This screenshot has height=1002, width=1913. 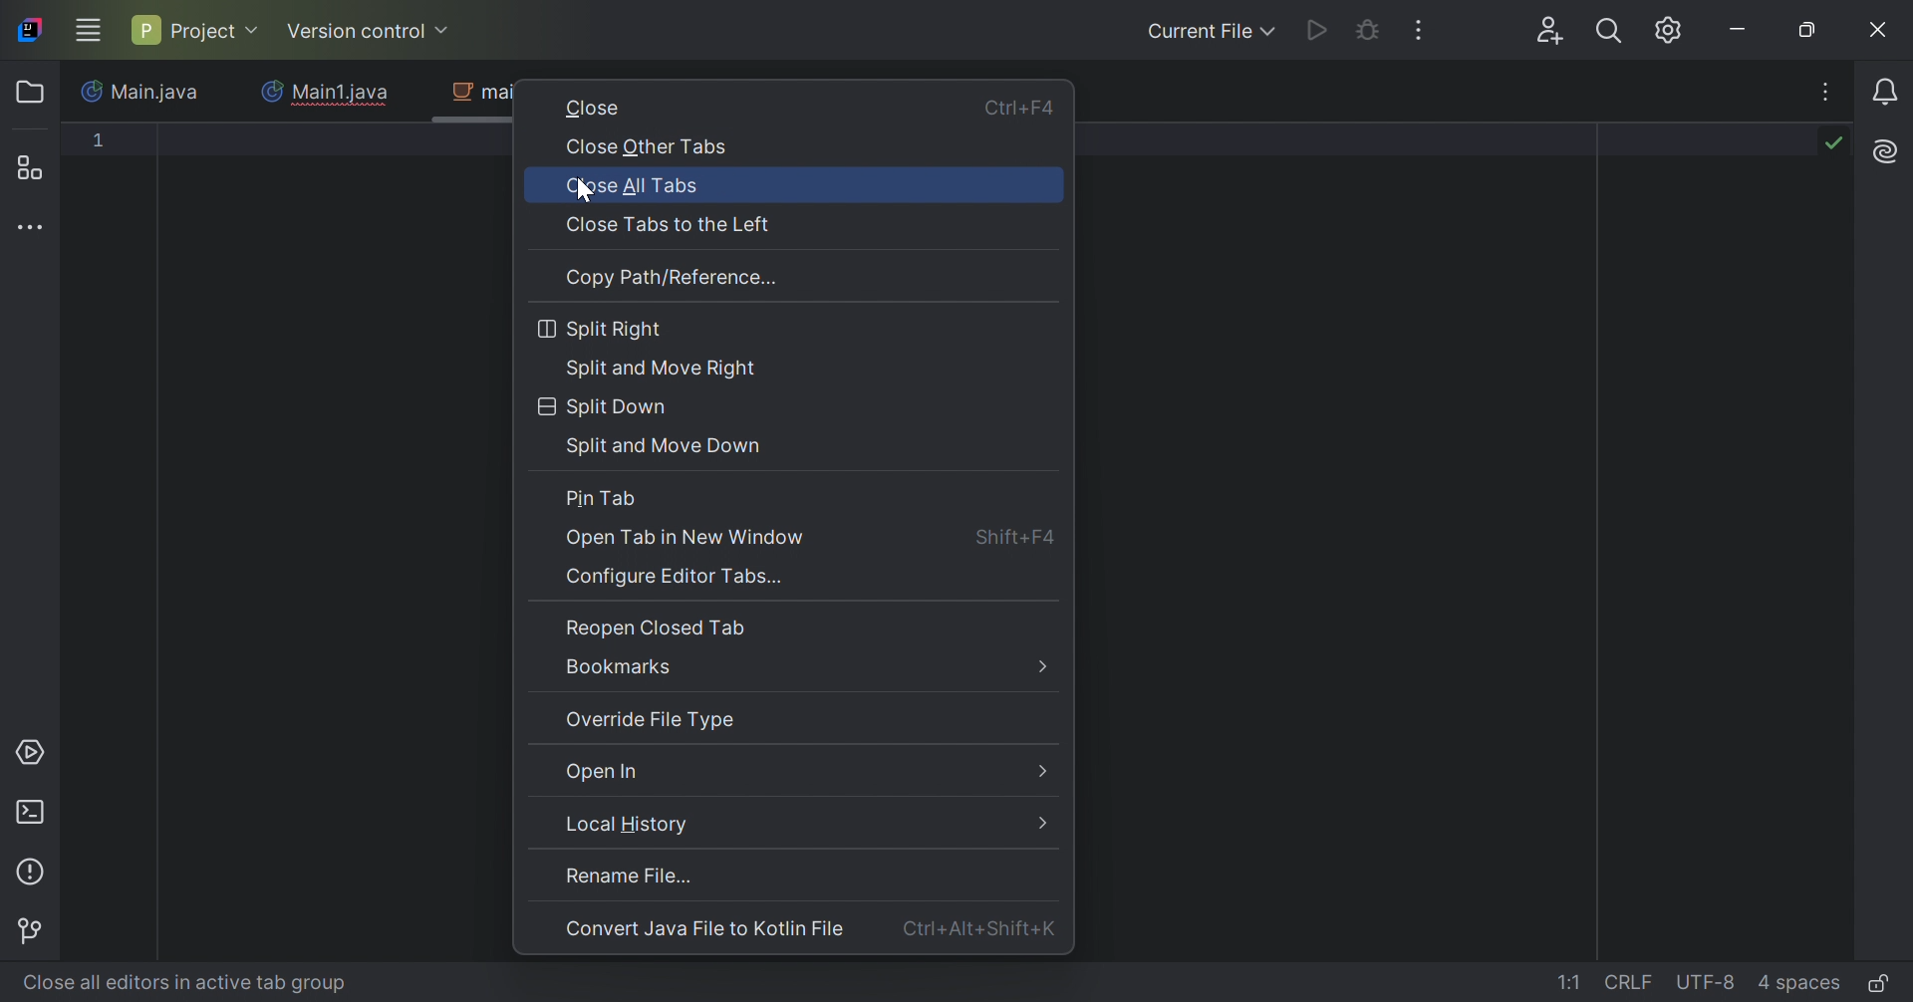 What do you see at coordinates (36, 874) in the screenshot?
I see `Problems` at bounding box center [36, 874].